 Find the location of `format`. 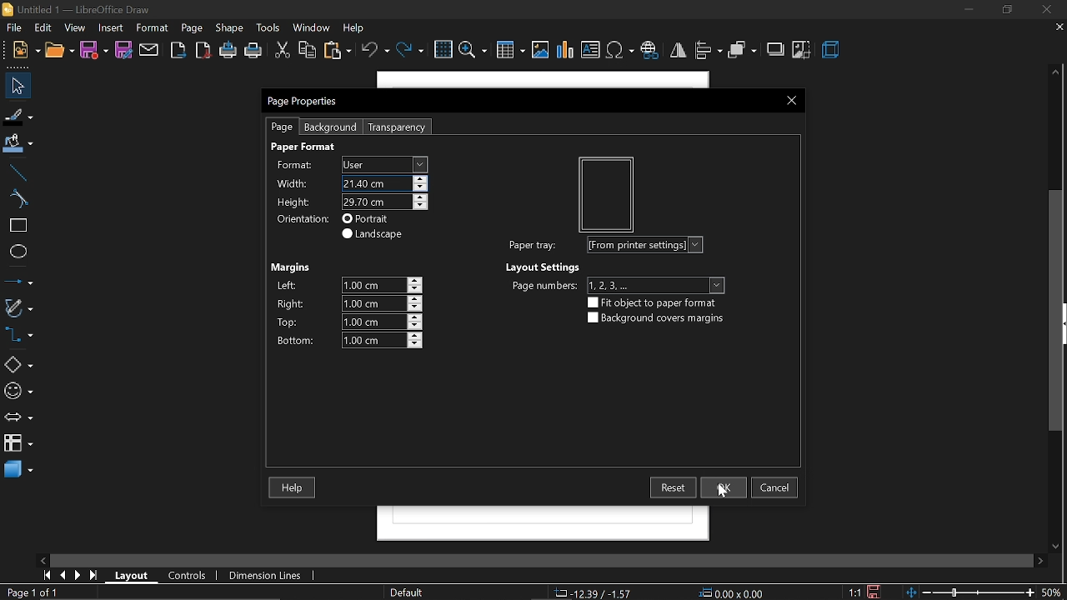

format is located at coordinates (294, 163).